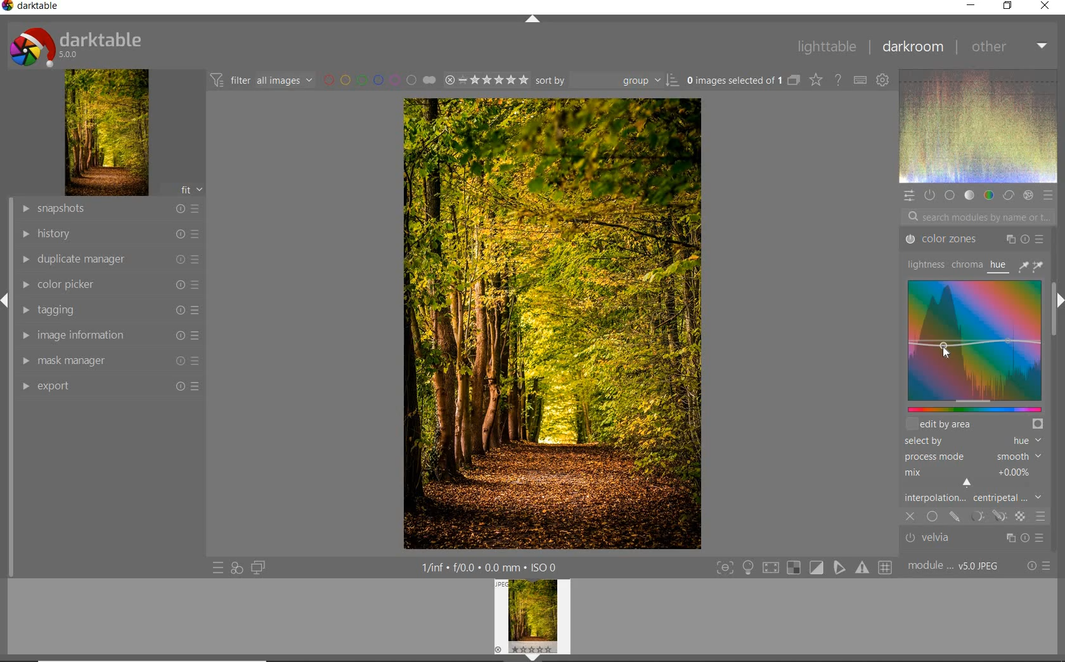 This screenshot has height=662, width=1065. Describe the element at coordinates (803, 568) in the screenshot. I see `TOGGLE MODES` at that location.